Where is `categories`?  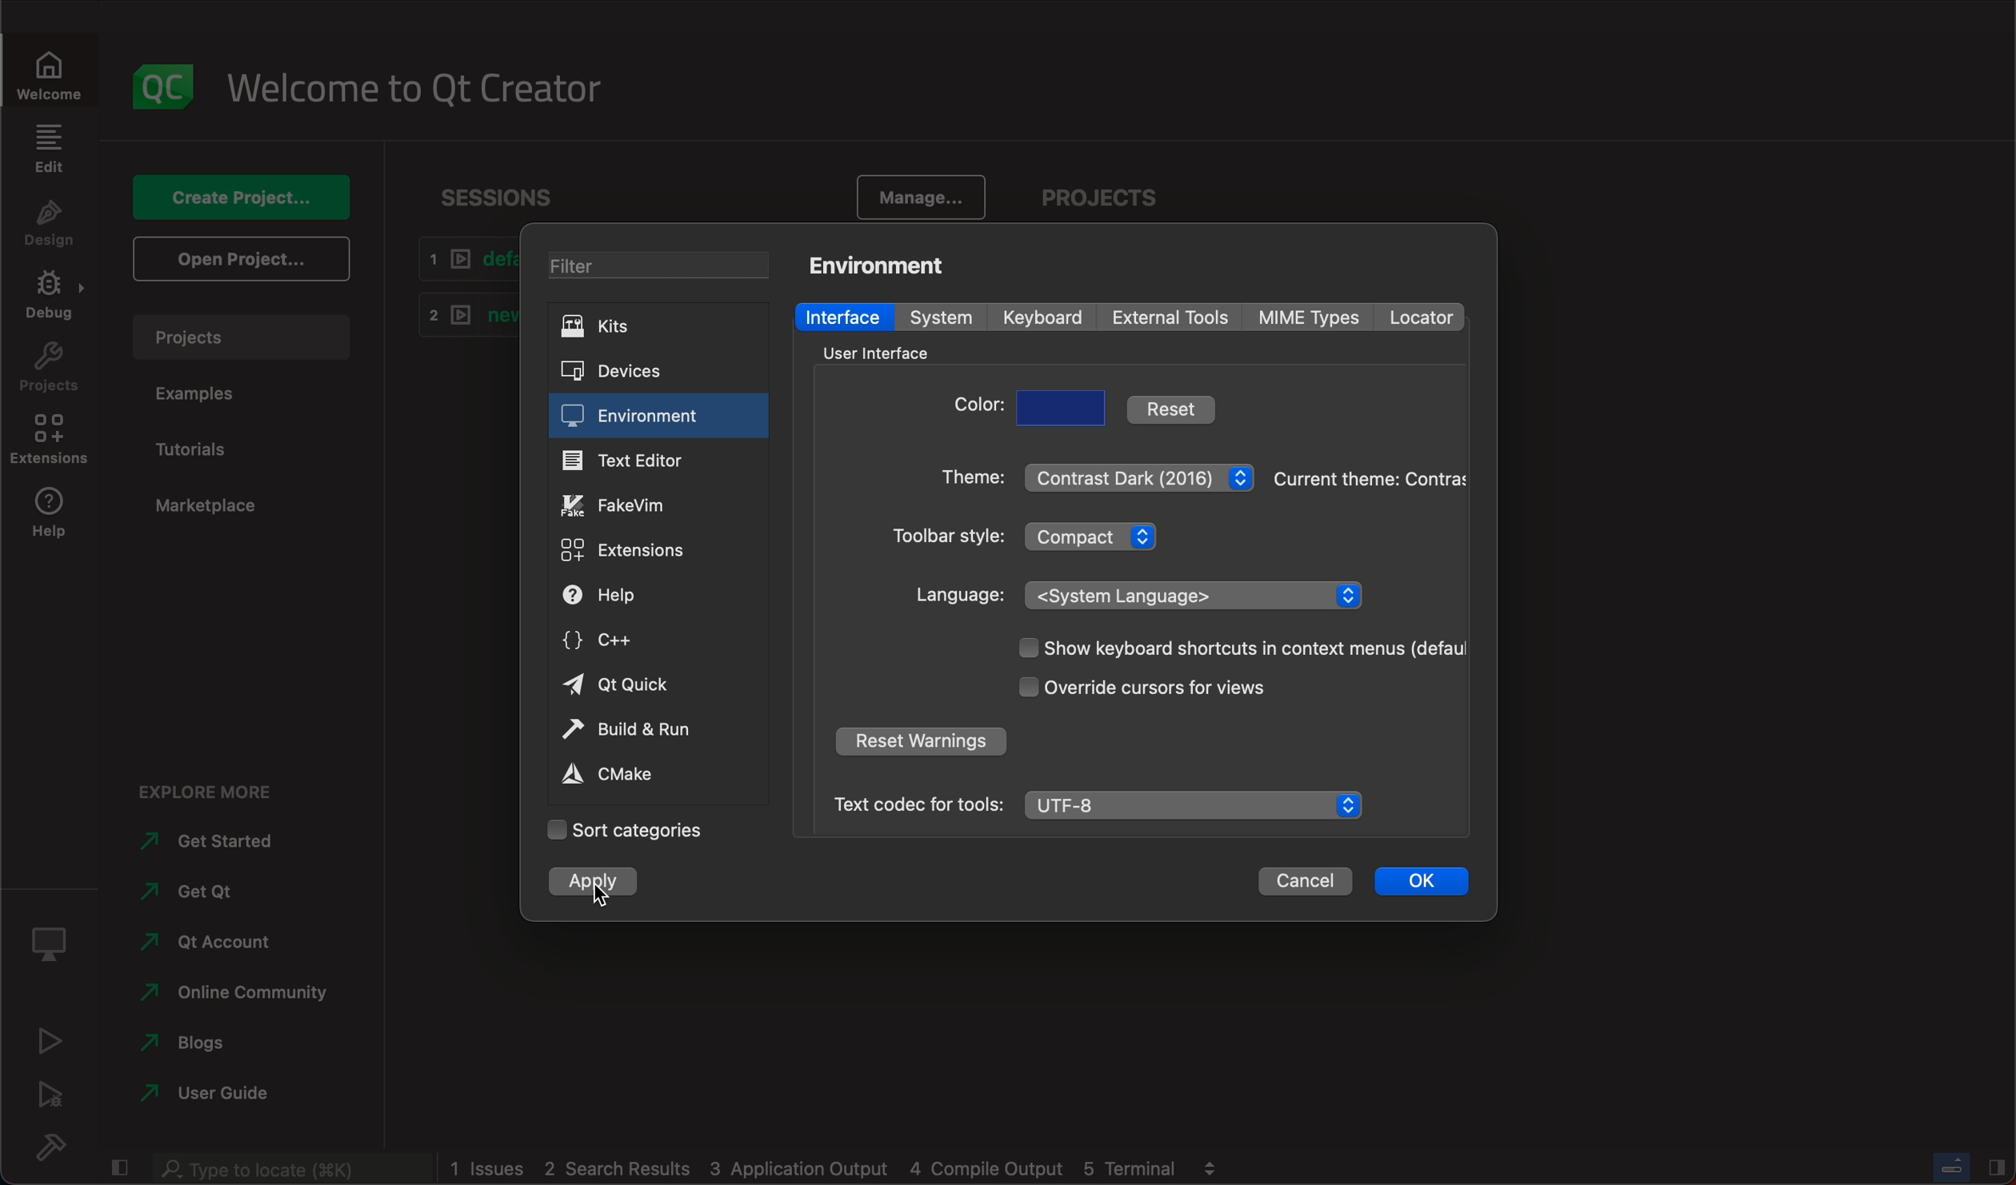
categories is located at coordinates (626, 831).